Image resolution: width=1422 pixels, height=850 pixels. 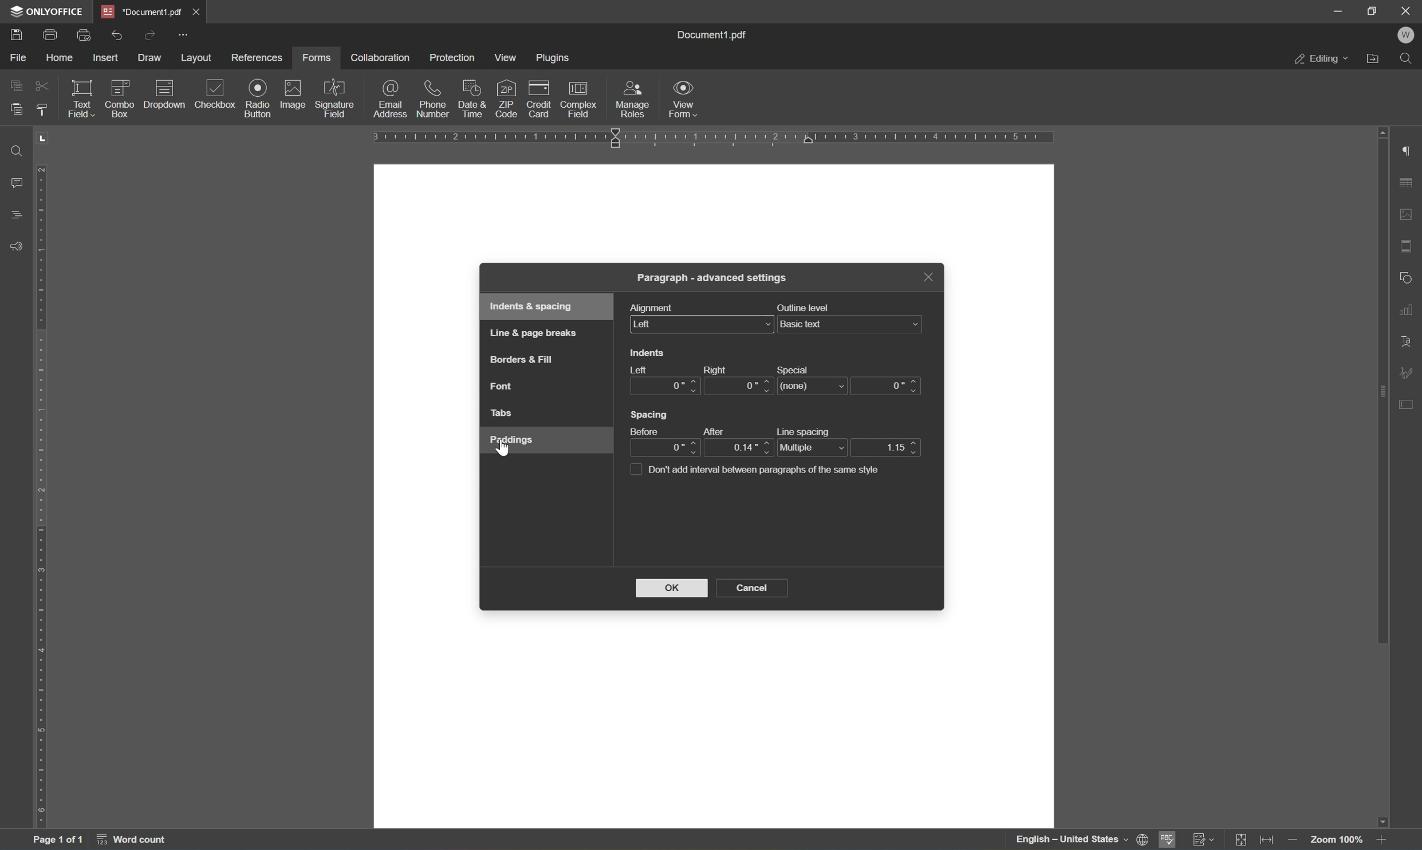 I want to click on restore down, so click(x=1373, y=11).